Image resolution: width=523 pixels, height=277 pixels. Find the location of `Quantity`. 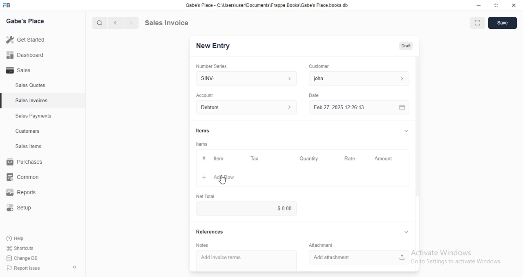

Quantity is located at coordinates (309, 158).